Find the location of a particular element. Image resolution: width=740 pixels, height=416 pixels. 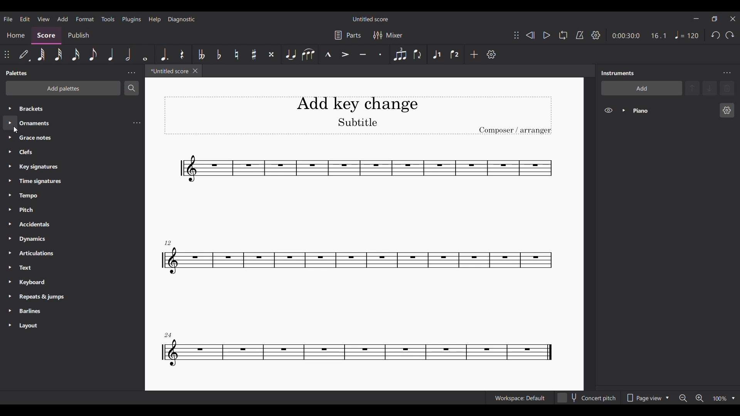

Current score is located at coordinates (357, 260).